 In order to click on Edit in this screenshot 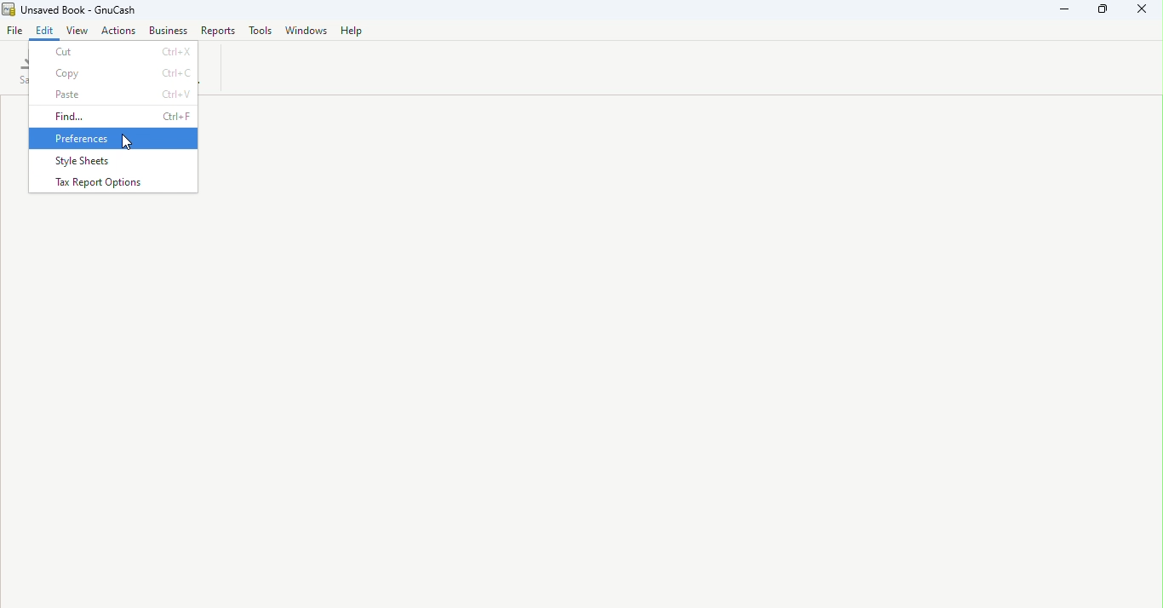, I will do `click(48, 30)`.